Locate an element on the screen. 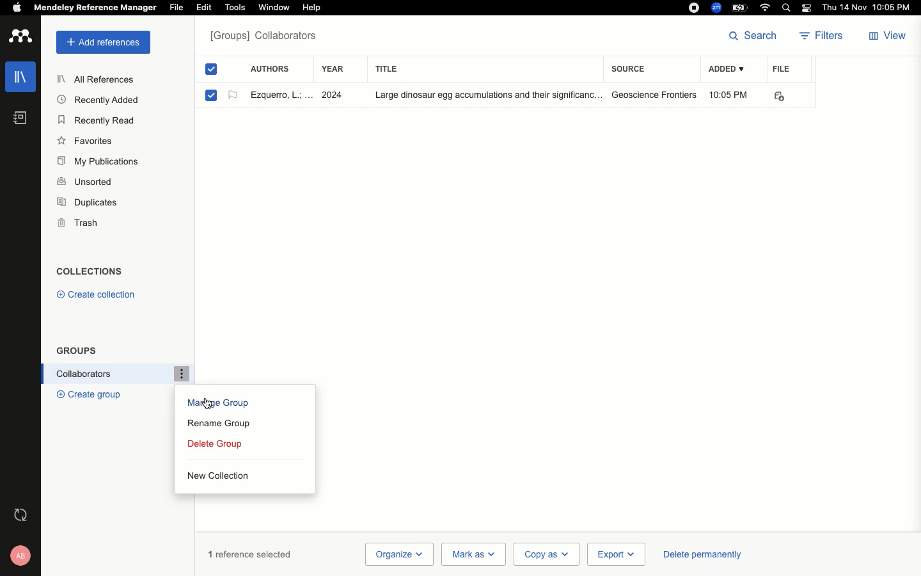  Favorites is located at coordinates (86, 142).